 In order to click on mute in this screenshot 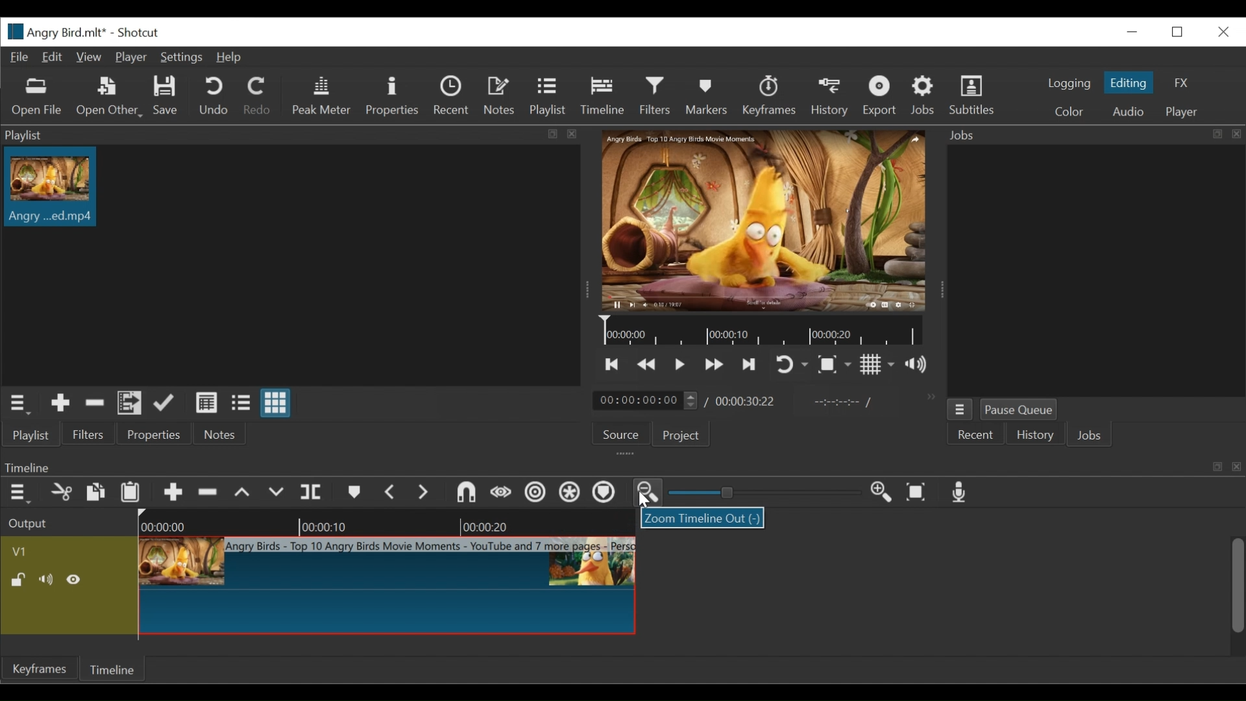, I will do `click(47, 580)`.